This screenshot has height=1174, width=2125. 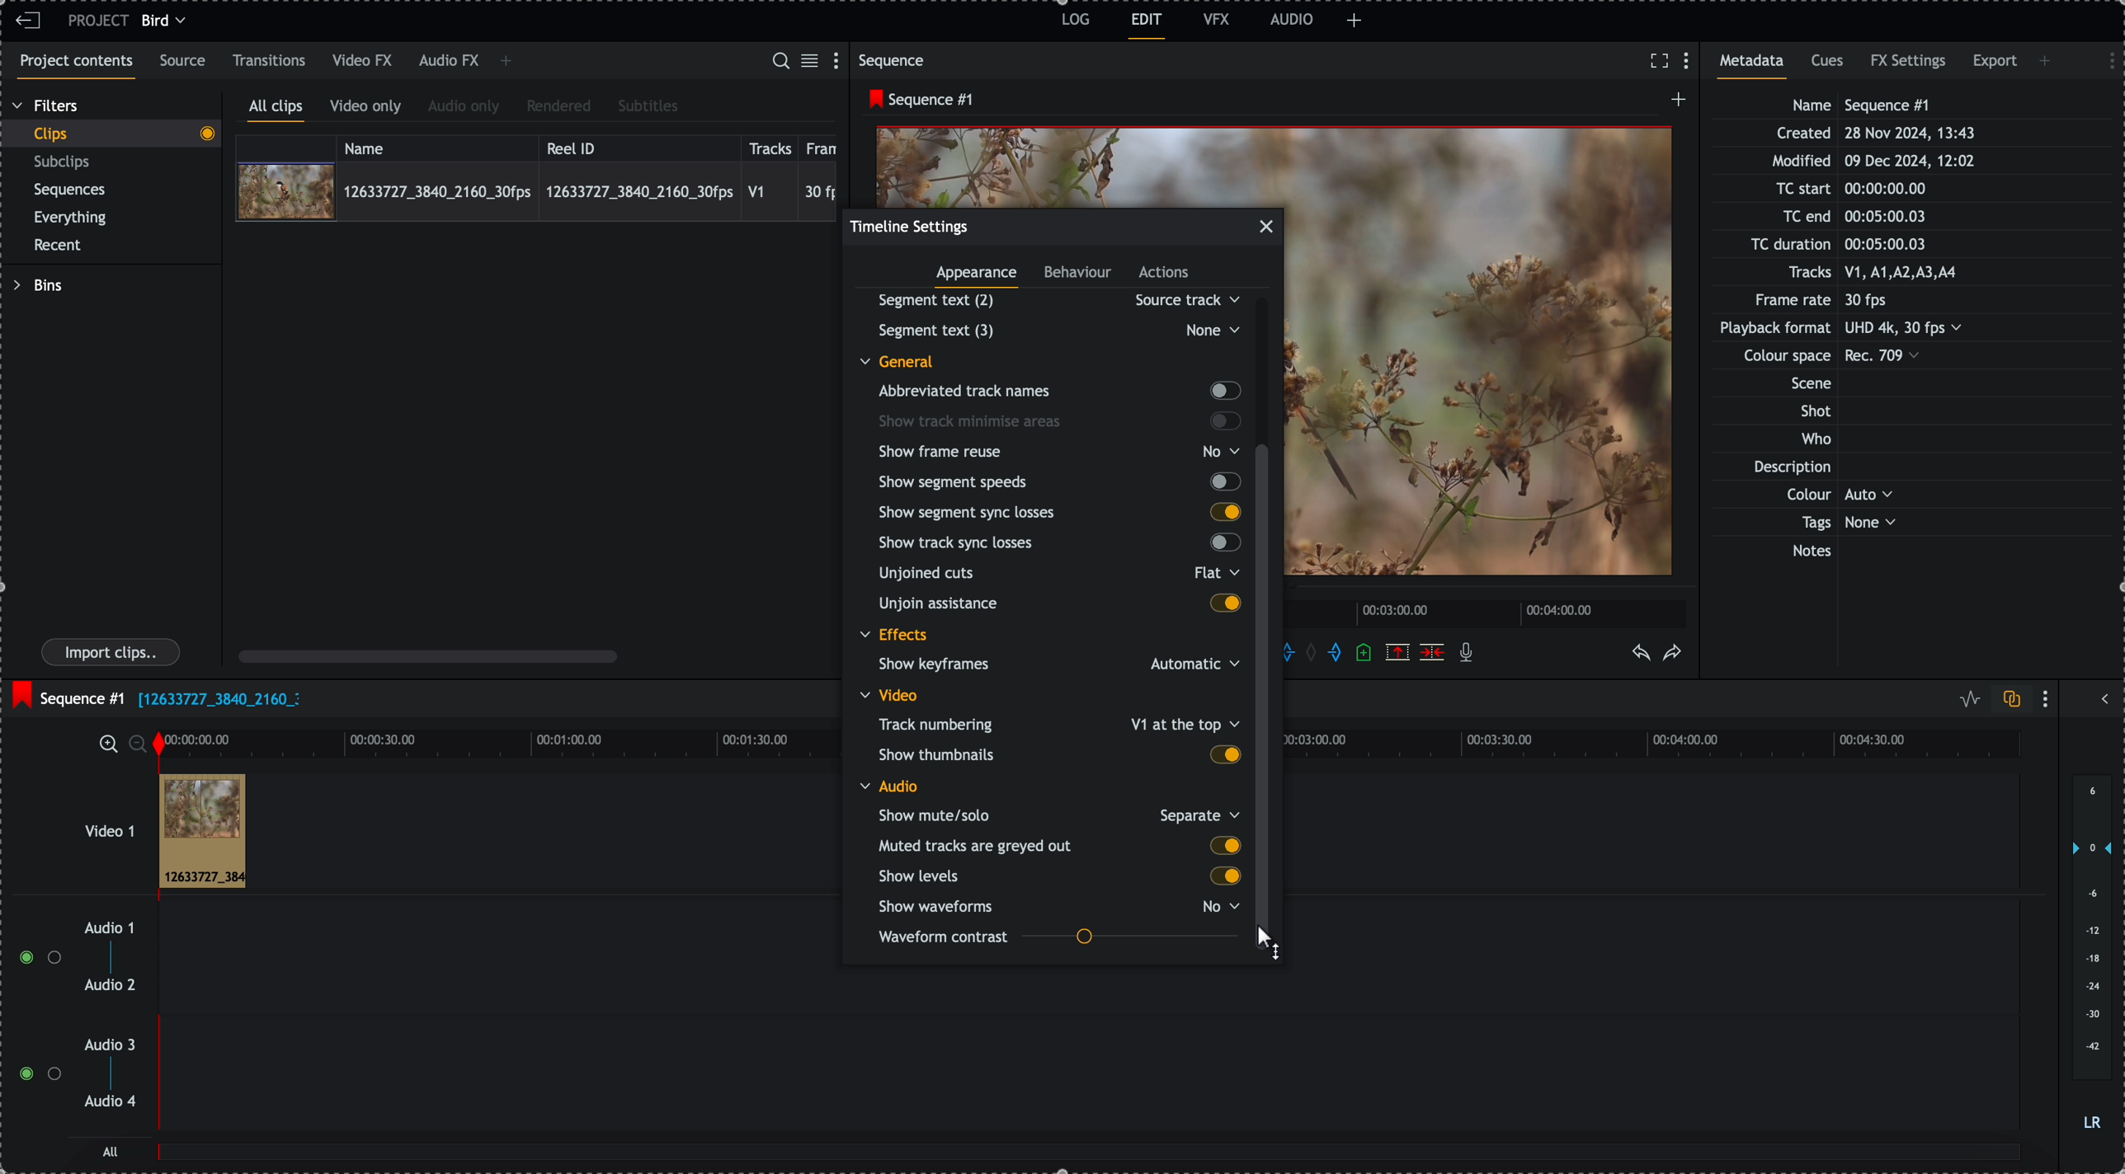 I want to click on abbreviated track names, so click(x=1058, y=392).